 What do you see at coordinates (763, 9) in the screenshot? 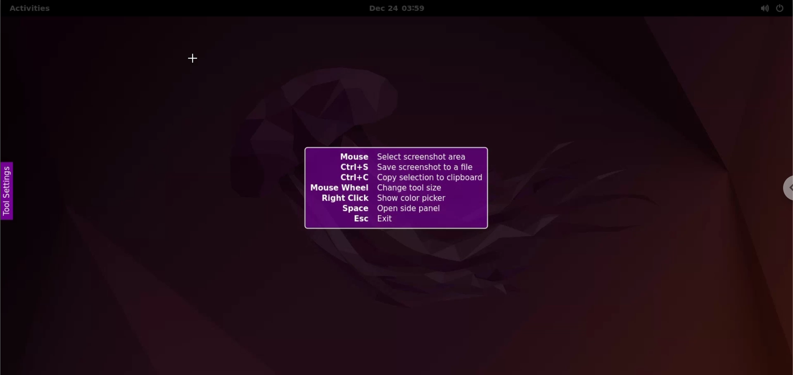
I see `sound options ` at bounding box center [763, 9].